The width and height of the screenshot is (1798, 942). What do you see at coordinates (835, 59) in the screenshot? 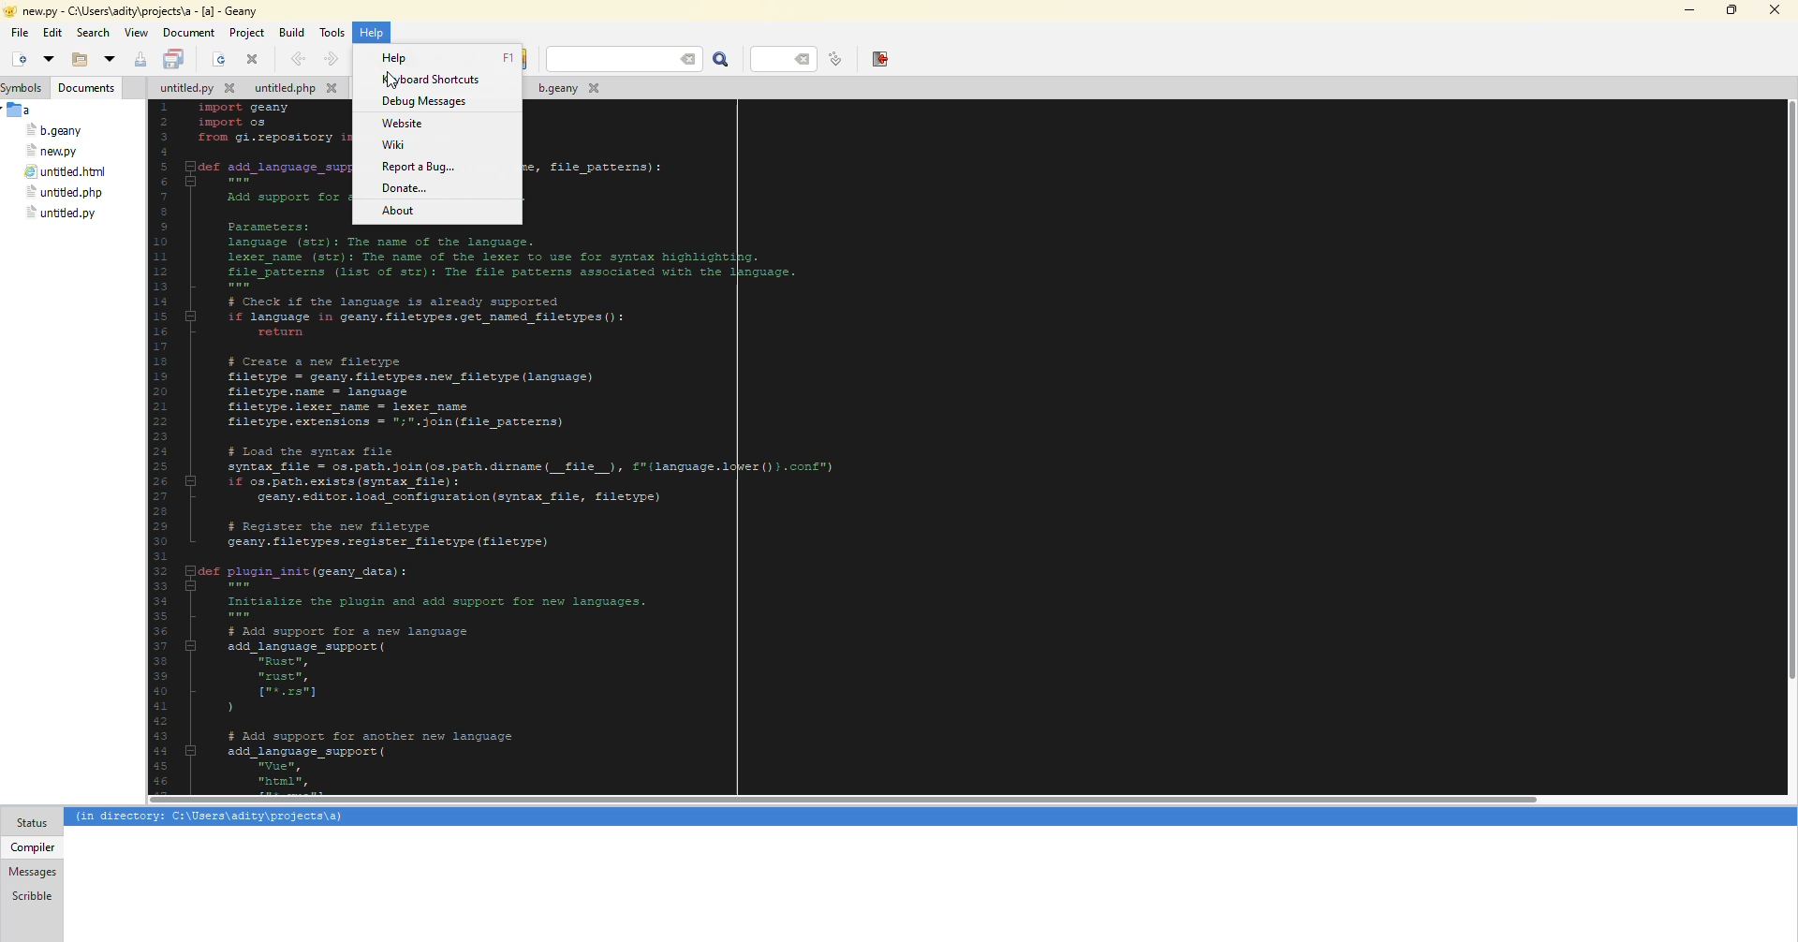
I see `line number` at bounding box center [835, 59].